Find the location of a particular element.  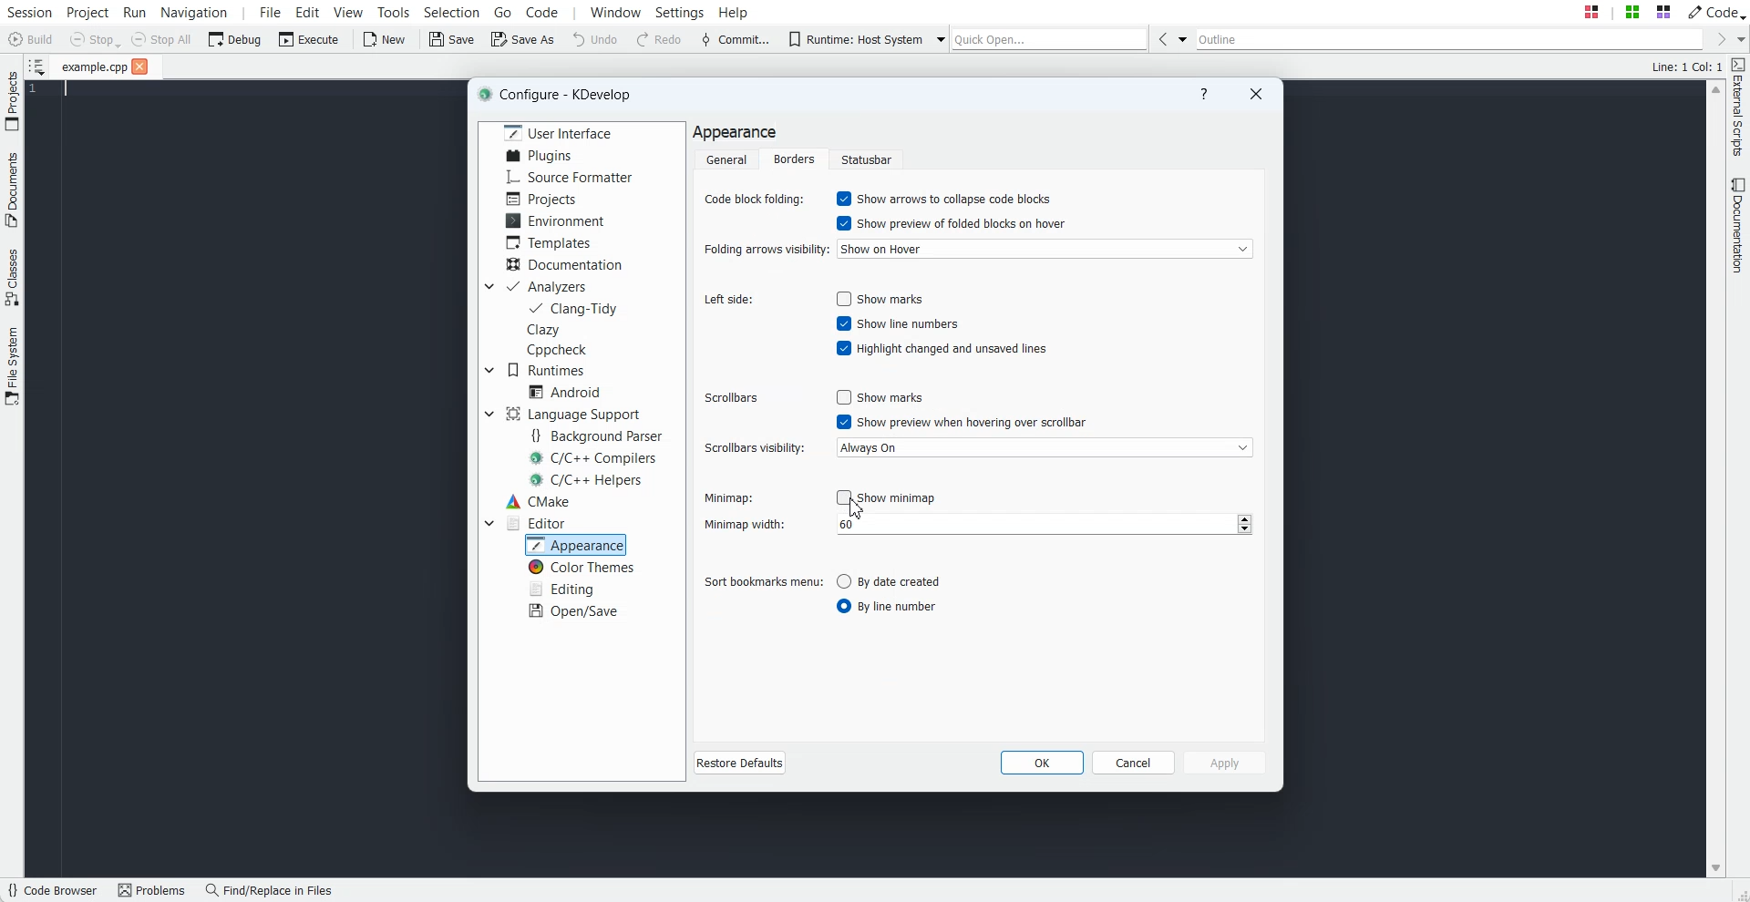

OK is located at coordinates (1043, 762).